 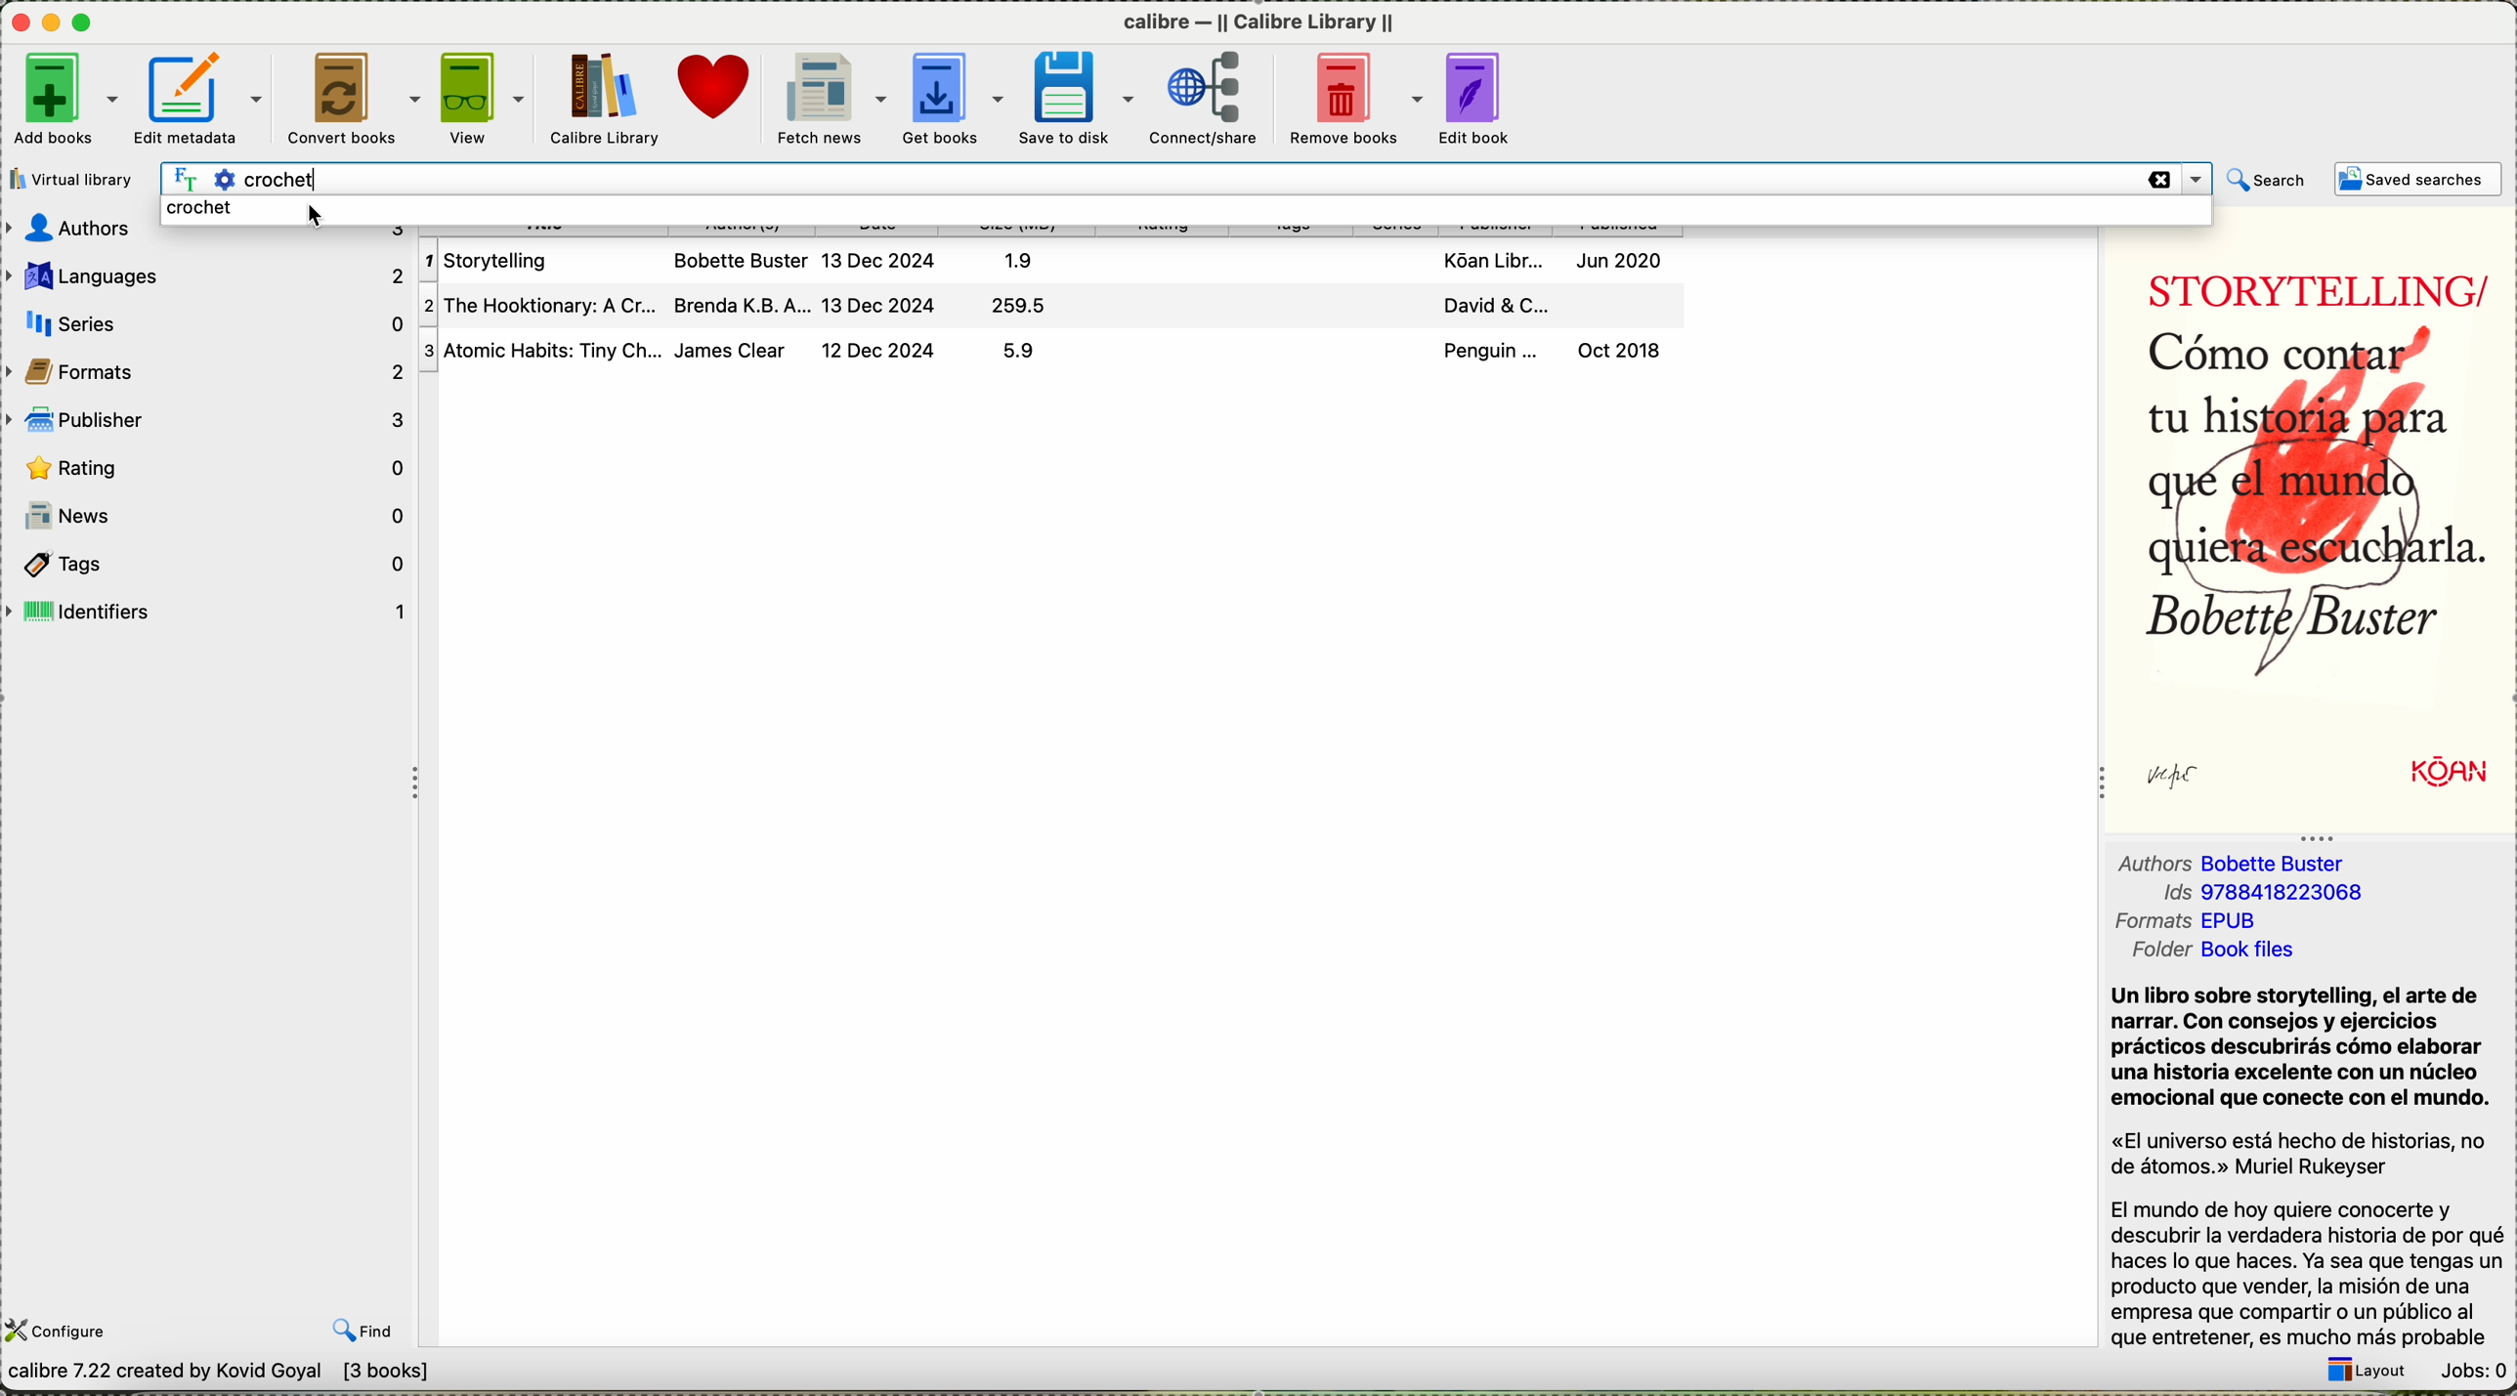 I want to click on minimize Calibre, so click(x=55, y=23).